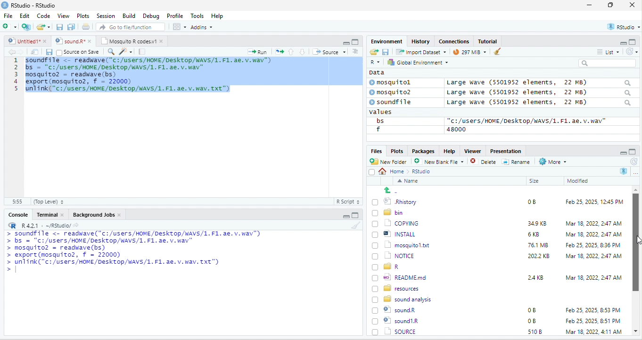 The height and width of the screenshot is (340, 642). What do you see at coordinates (457, 129) in the screenshot?
I see `48000` at bounding box center [457, 129].